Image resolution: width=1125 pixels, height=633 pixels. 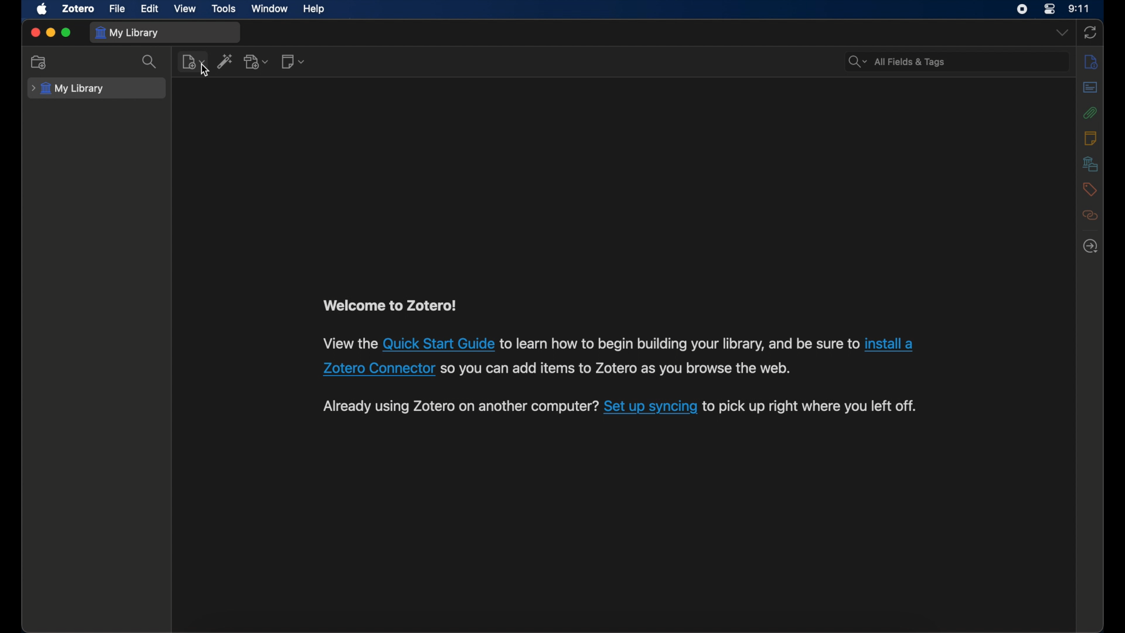 What do you see at coordinates (1090, 139) in the screenshot?
I see `notes` at bounding box center [1090, 139].